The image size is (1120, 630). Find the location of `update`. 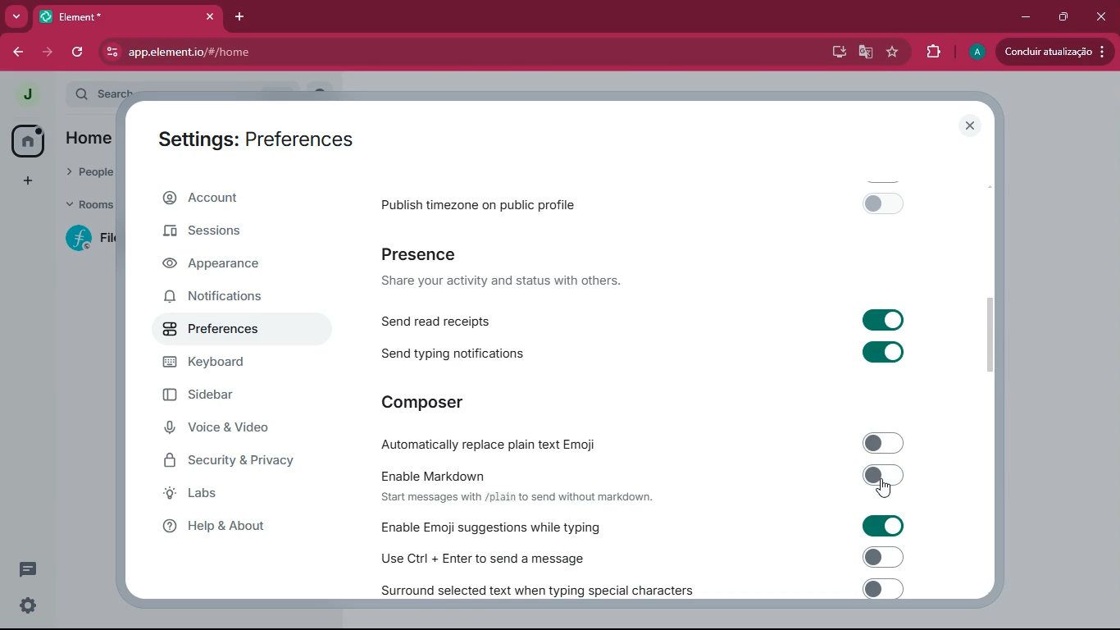

update is located at coordinates (1052, 52).